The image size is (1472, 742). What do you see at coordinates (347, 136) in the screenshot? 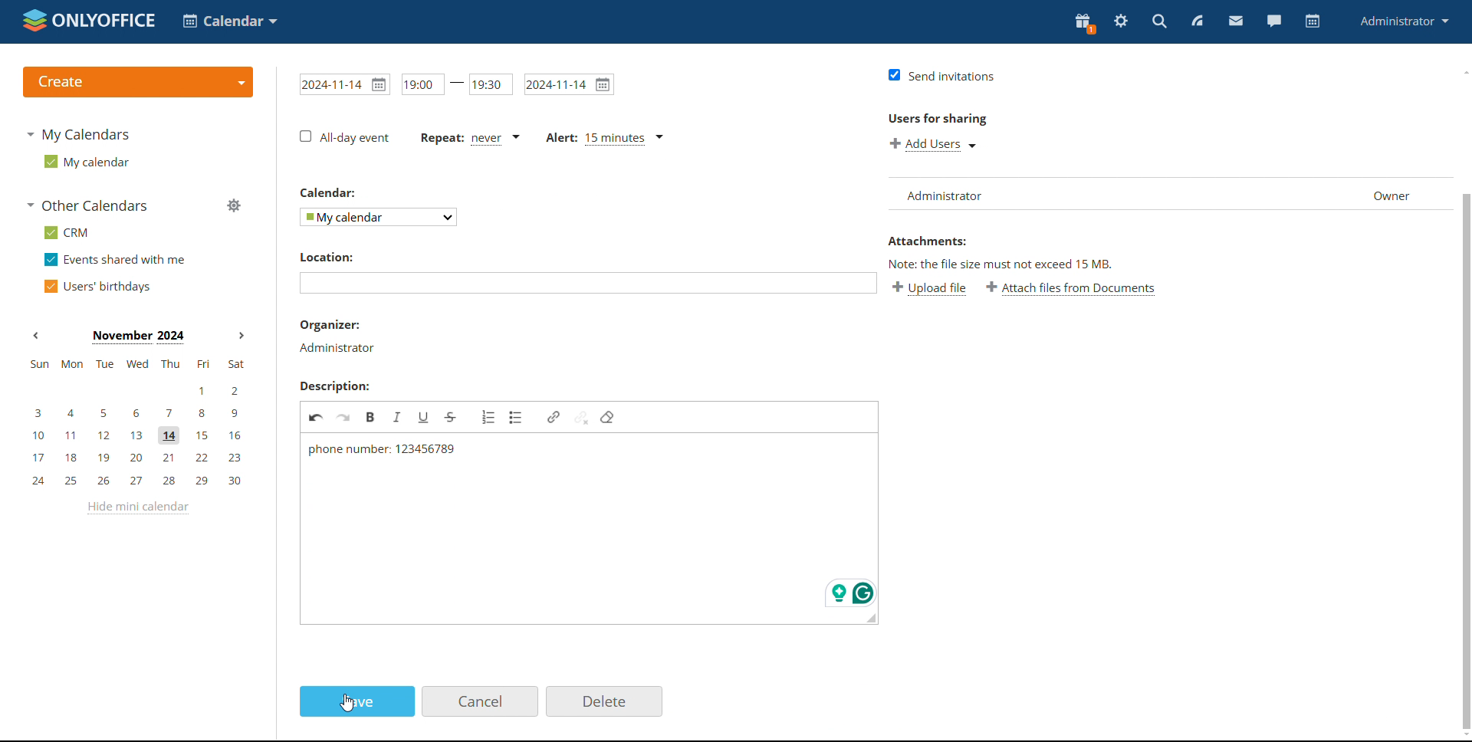
I see `checkbox` at bounding box center [347, 136].